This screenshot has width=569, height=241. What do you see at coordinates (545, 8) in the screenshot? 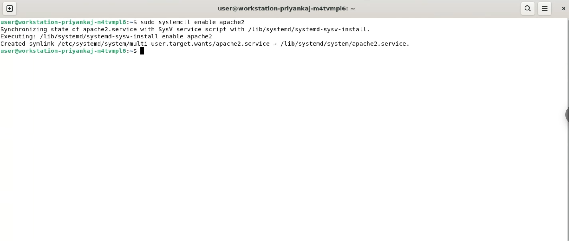
I see `More Options` at bounding box center [545, 8].